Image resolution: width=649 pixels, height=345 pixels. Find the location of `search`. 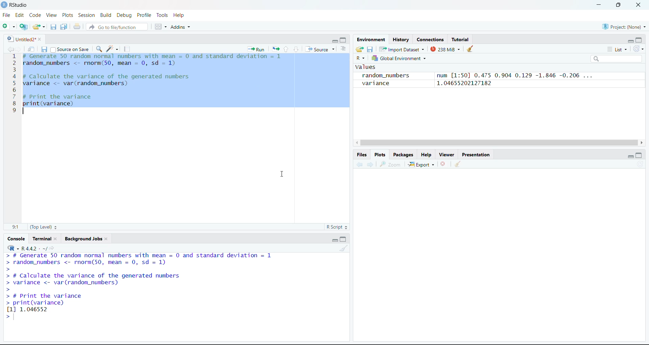

search is located at coordinates (99, 49).